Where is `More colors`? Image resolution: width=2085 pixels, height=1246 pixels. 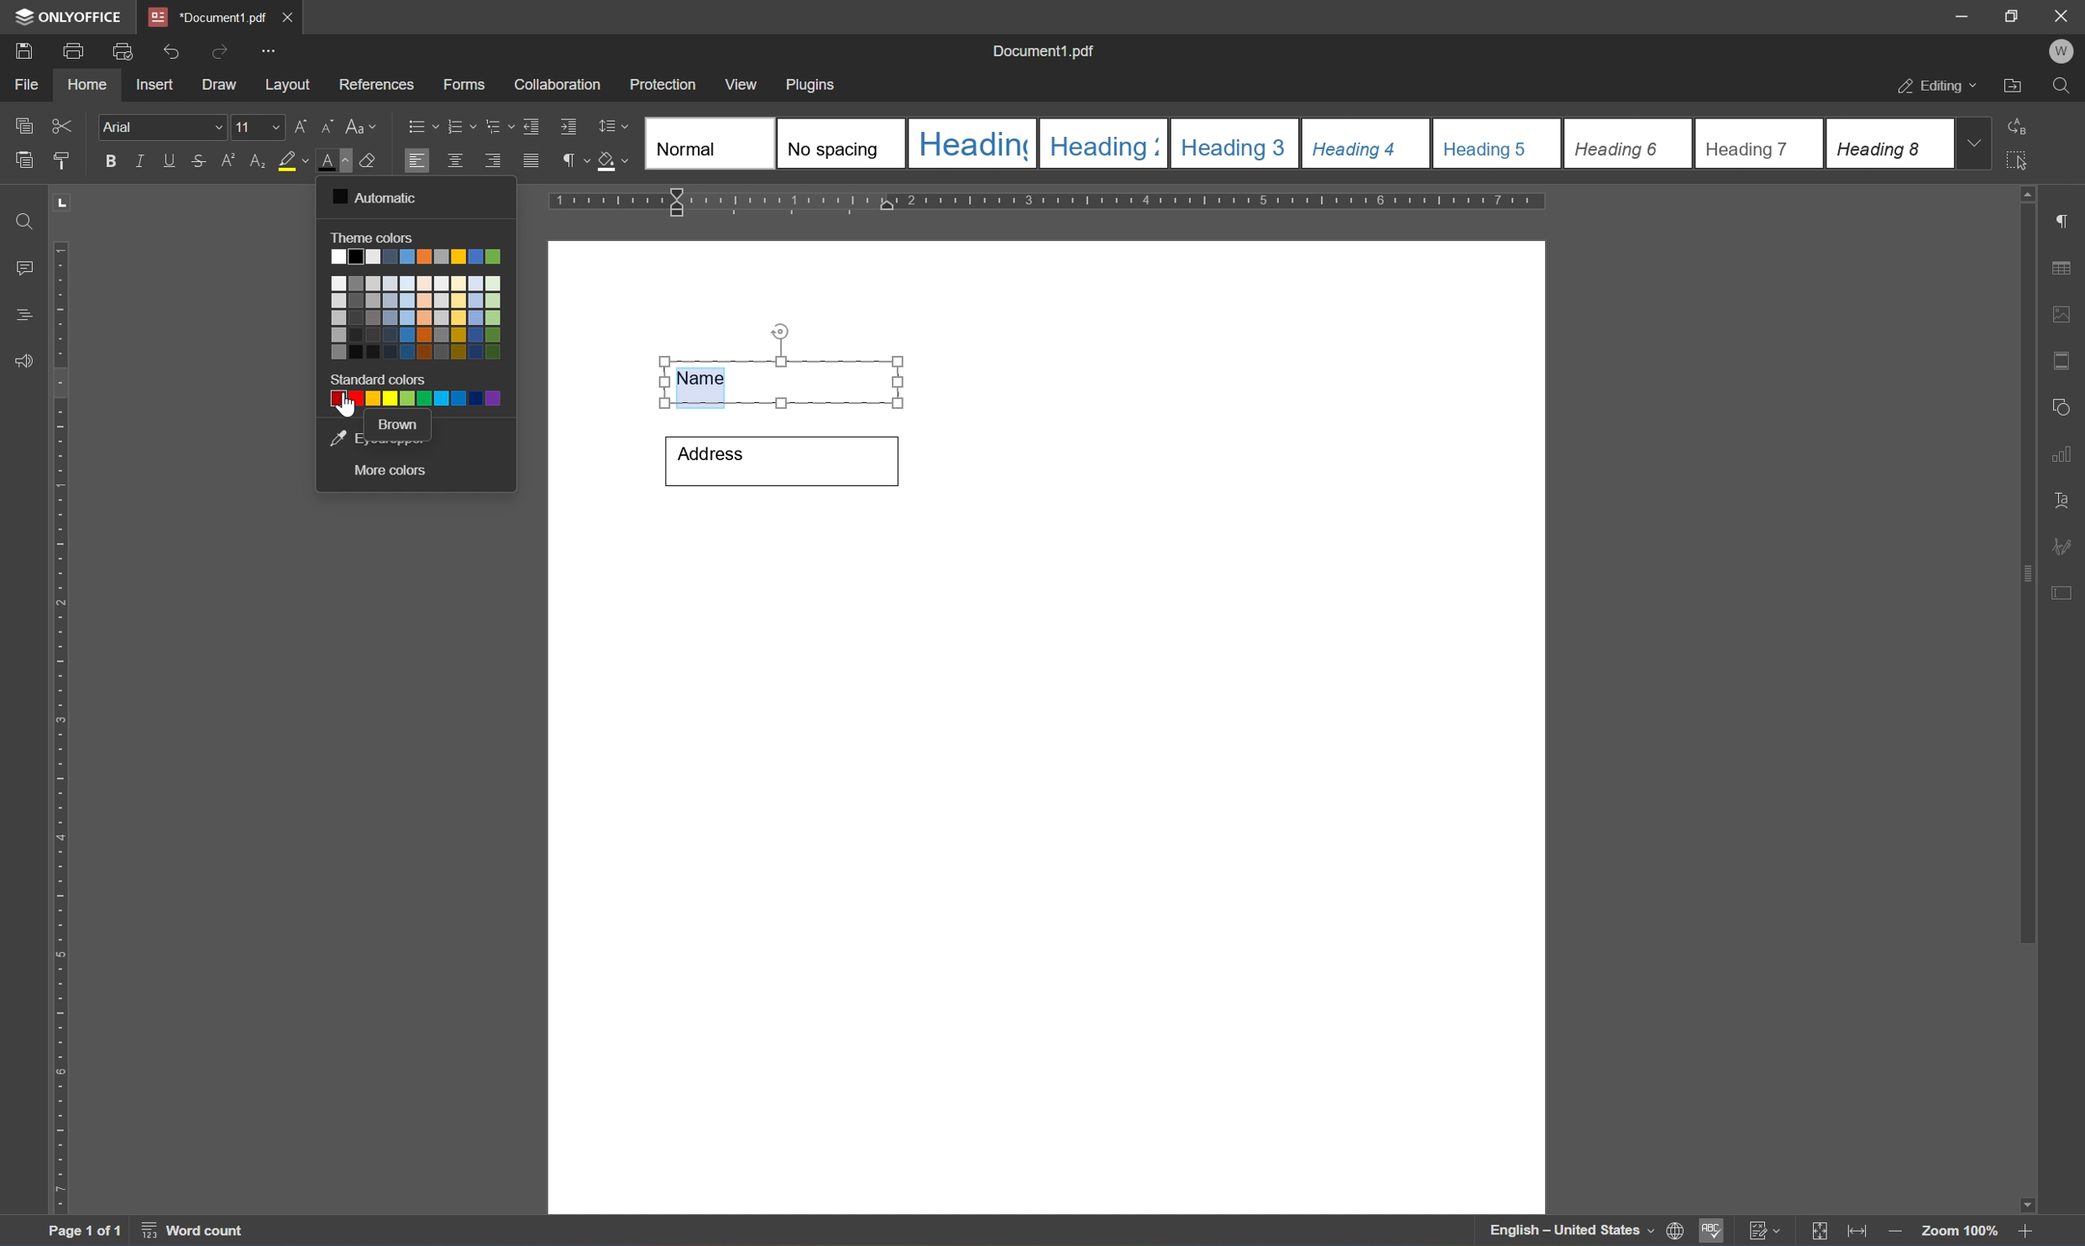
More colors is located at coordinates (392, 471).